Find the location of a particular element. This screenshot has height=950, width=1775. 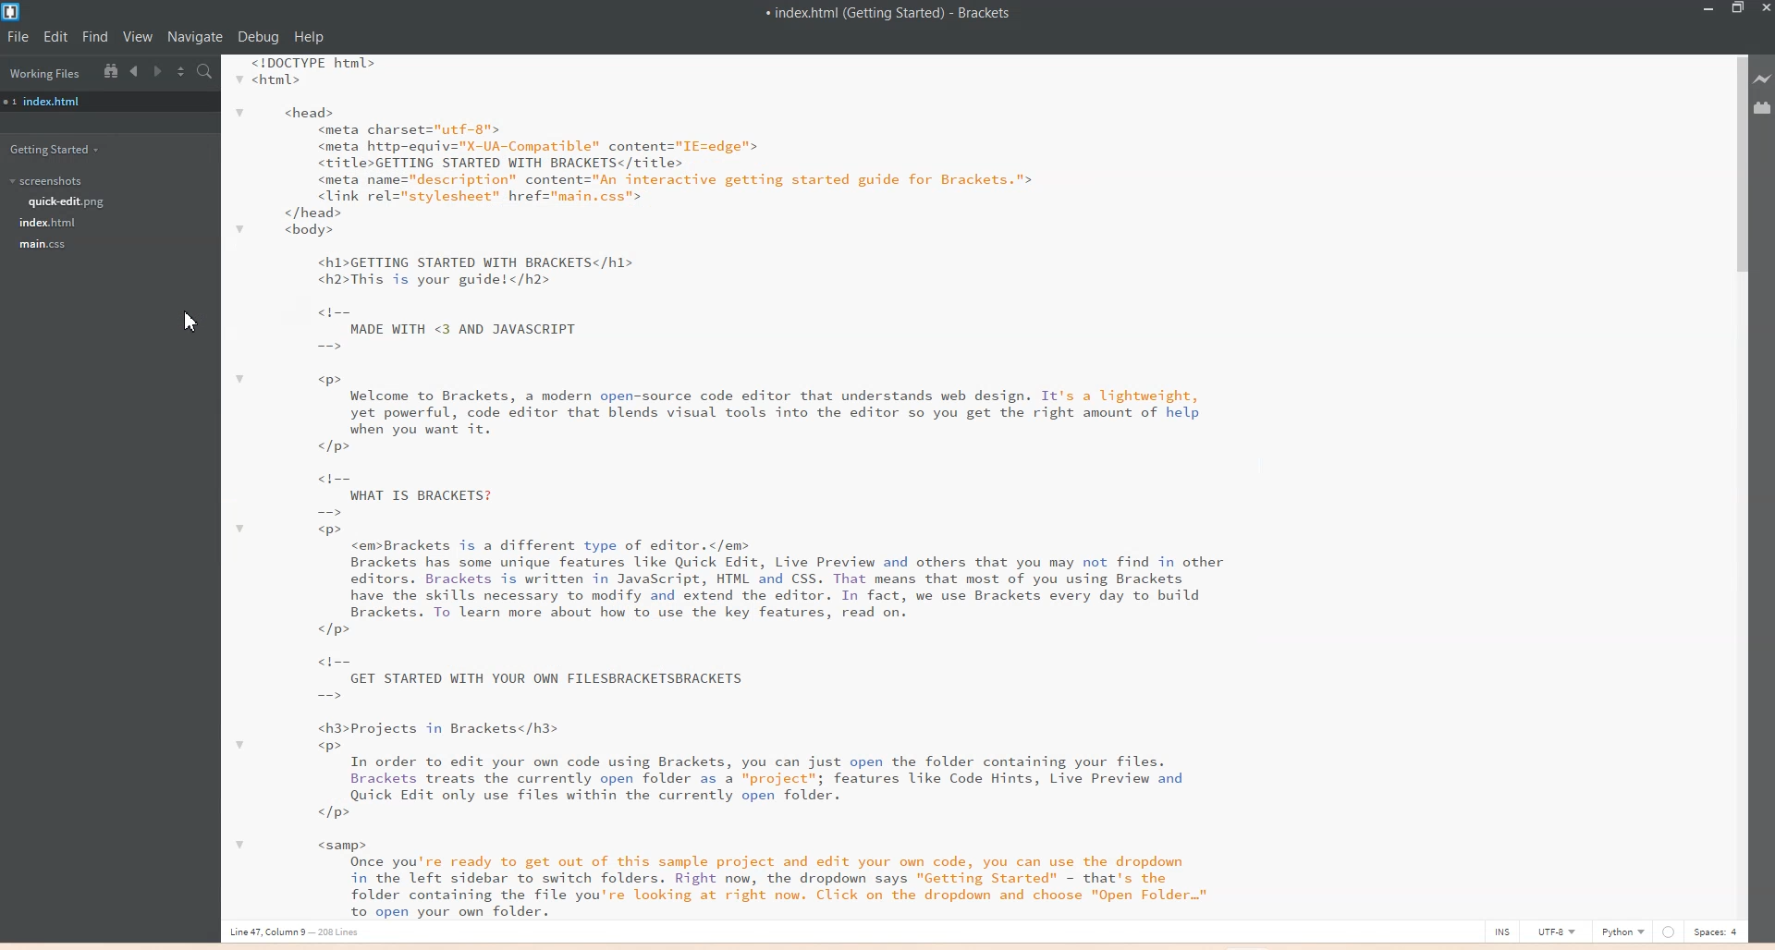

File is located at coordinates (18, 37).